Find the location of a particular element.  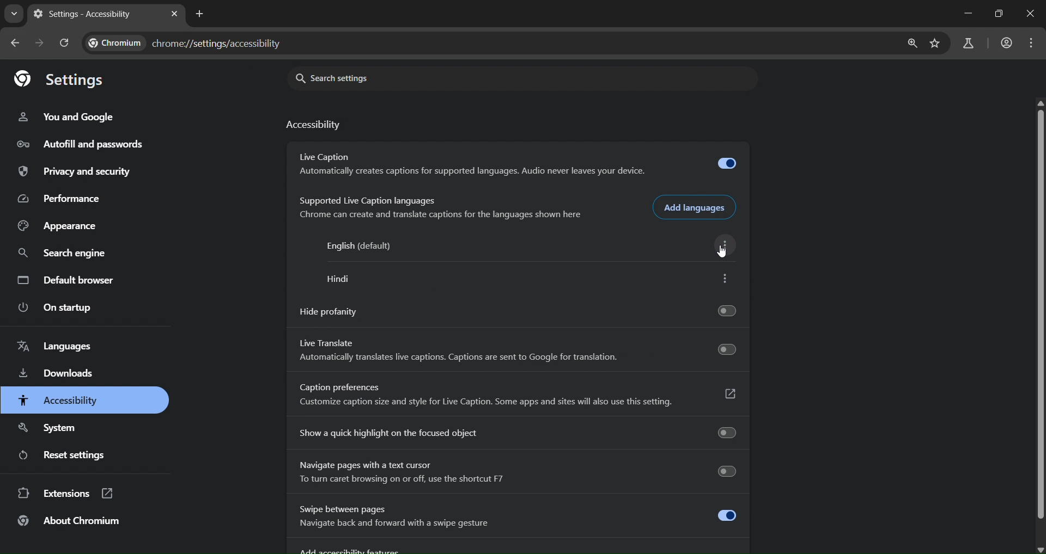

about chromium is located at coordinates (69, 521).